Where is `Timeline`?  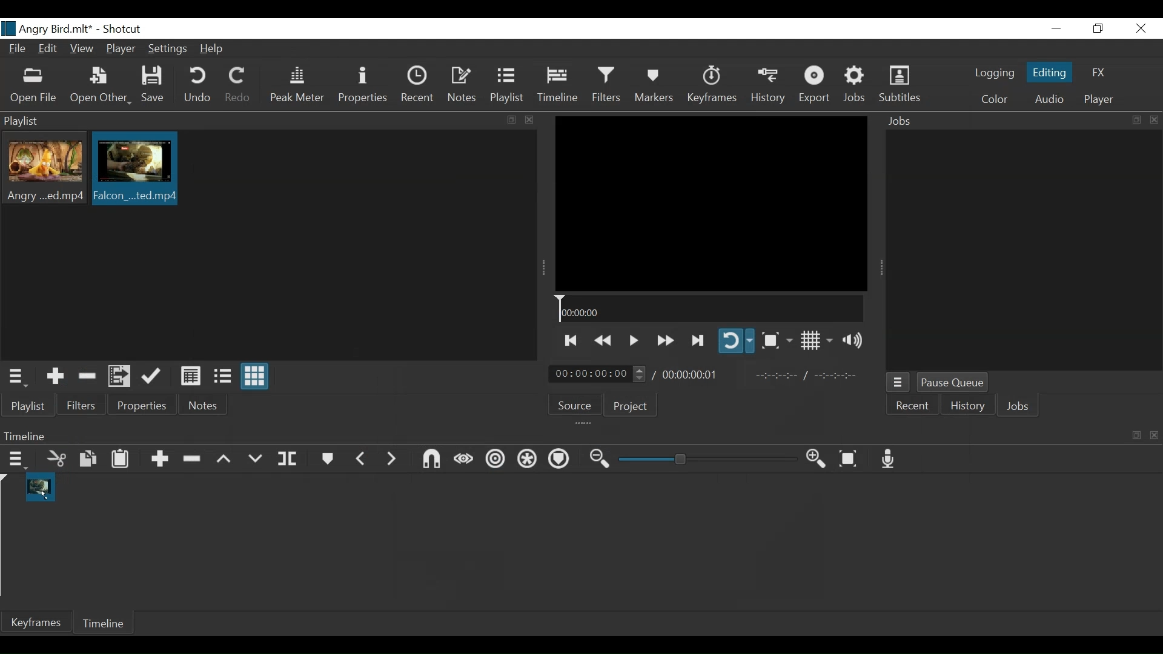 Timeline is located at coordinates (558, 85).